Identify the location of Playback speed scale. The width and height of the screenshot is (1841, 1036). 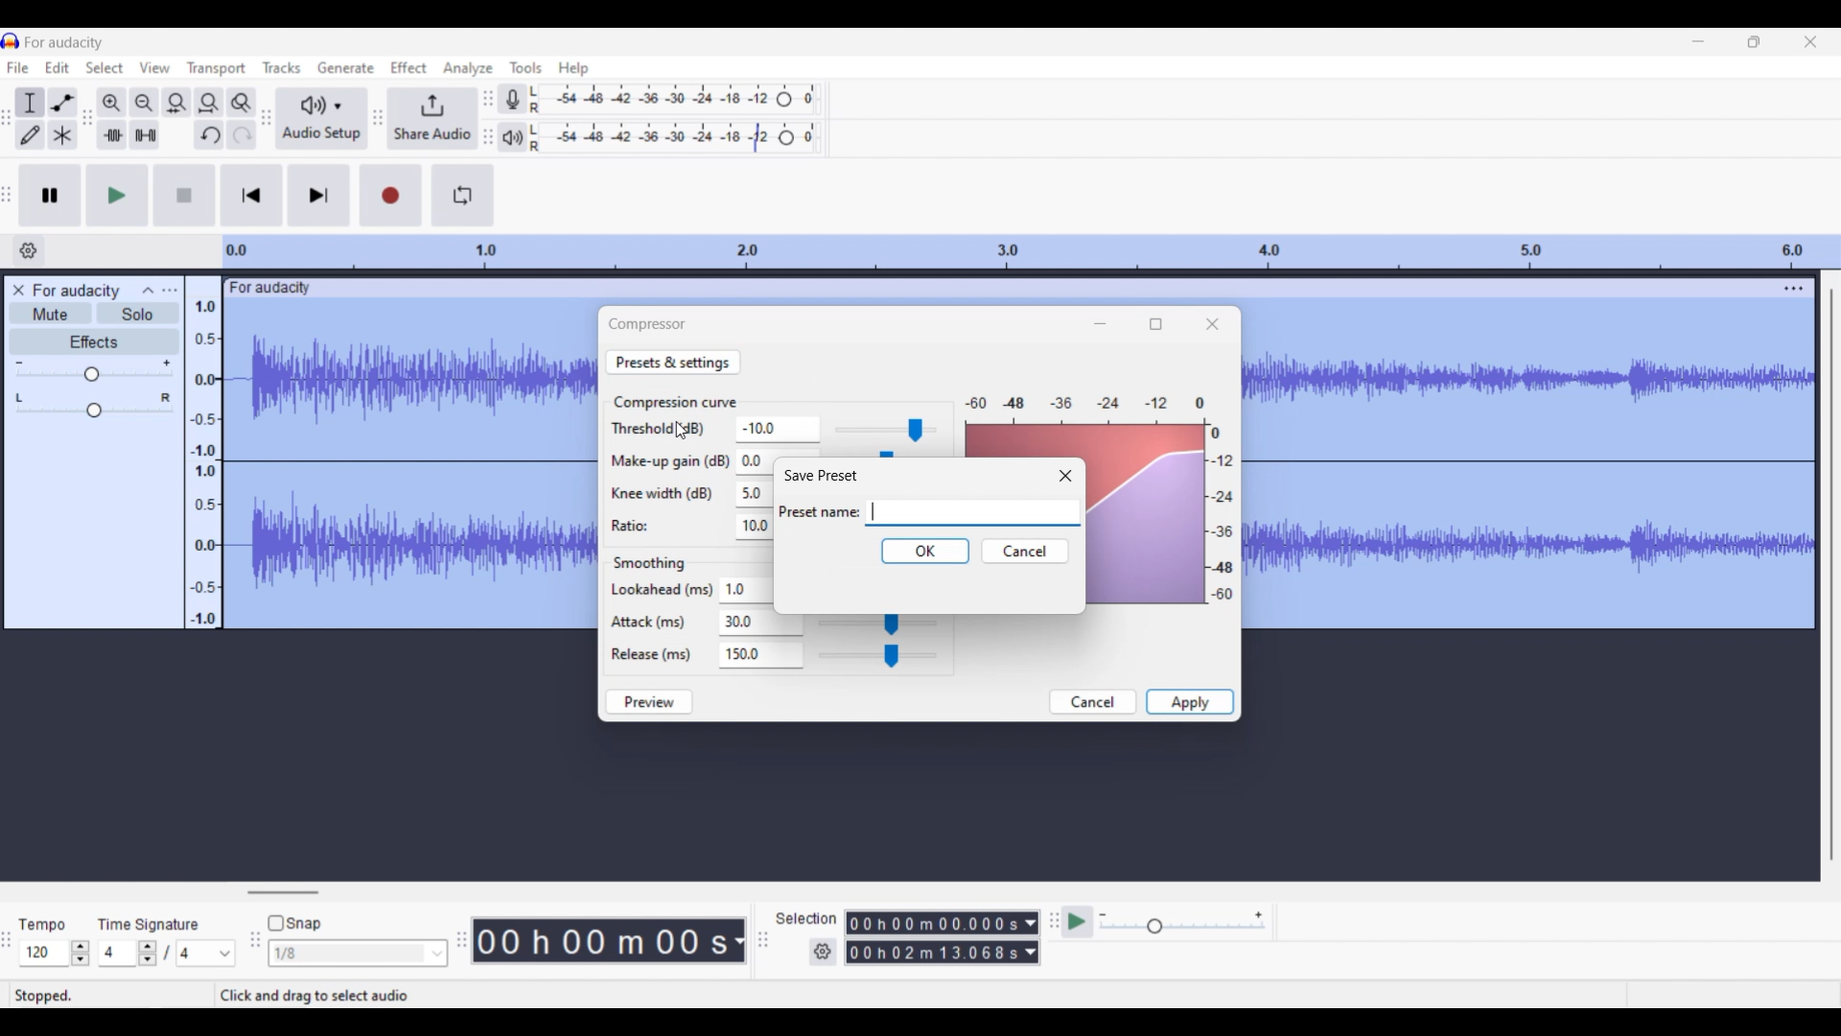
(1181, 924).